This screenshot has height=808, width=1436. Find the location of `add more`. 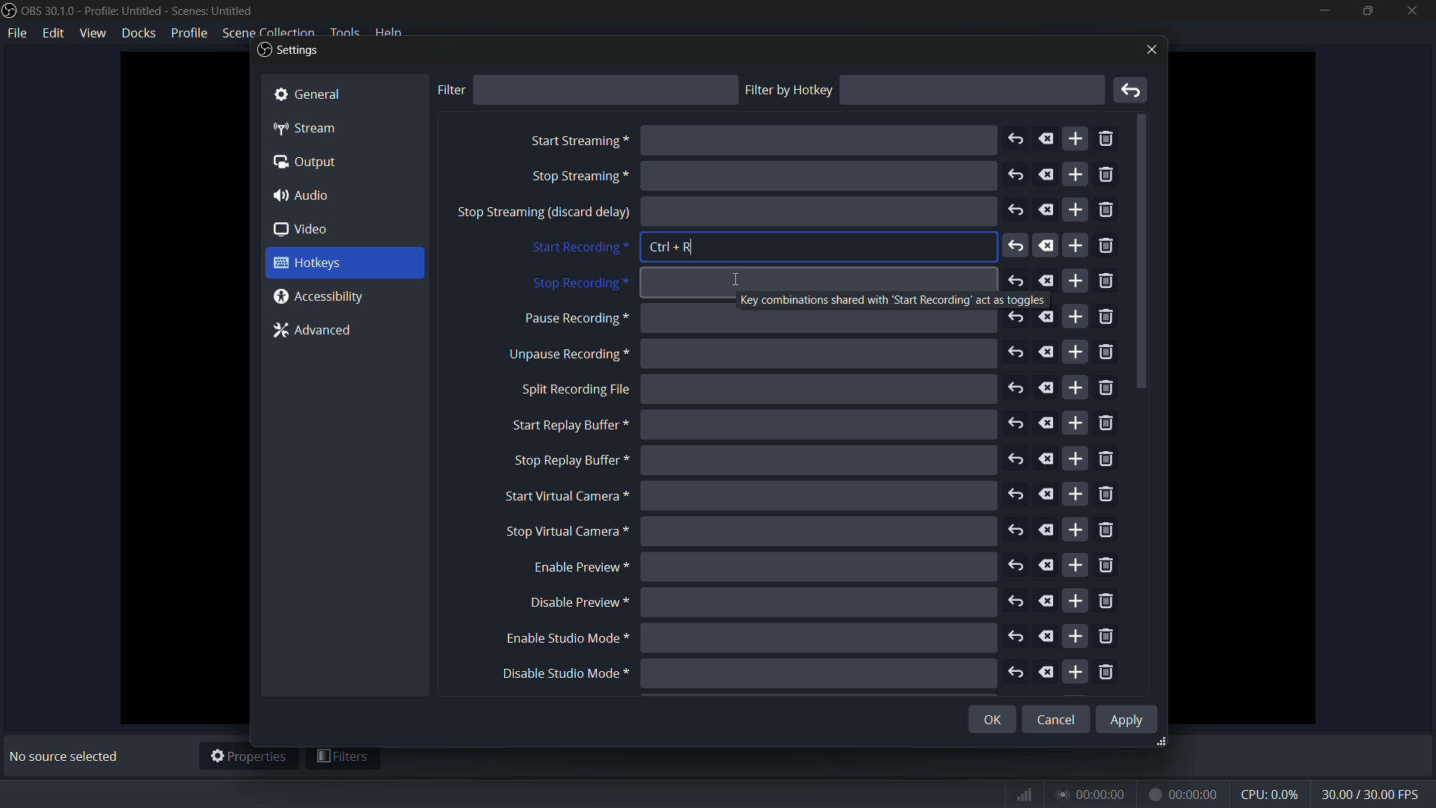

add more is located at coordinates (1075, 175).